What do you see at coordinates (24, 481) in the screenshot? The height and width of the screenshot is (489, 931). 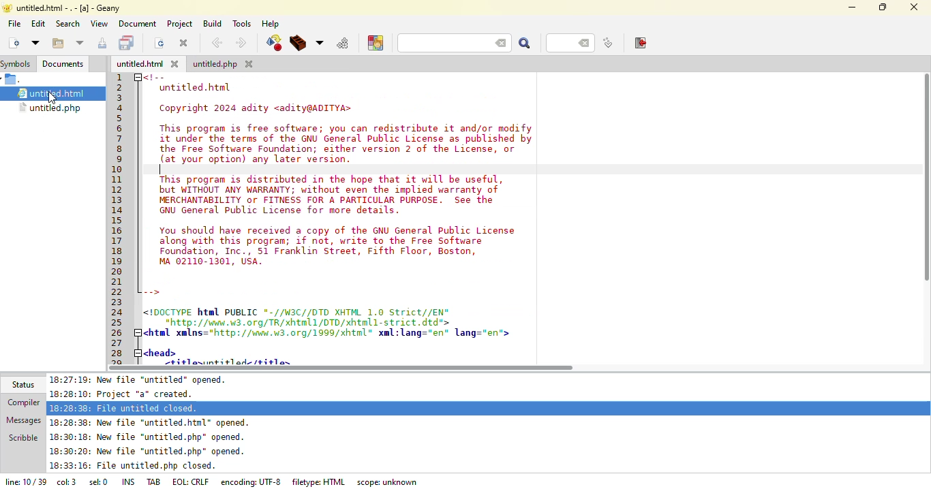 I see `line 10/39` at bounding box center [24, 481].